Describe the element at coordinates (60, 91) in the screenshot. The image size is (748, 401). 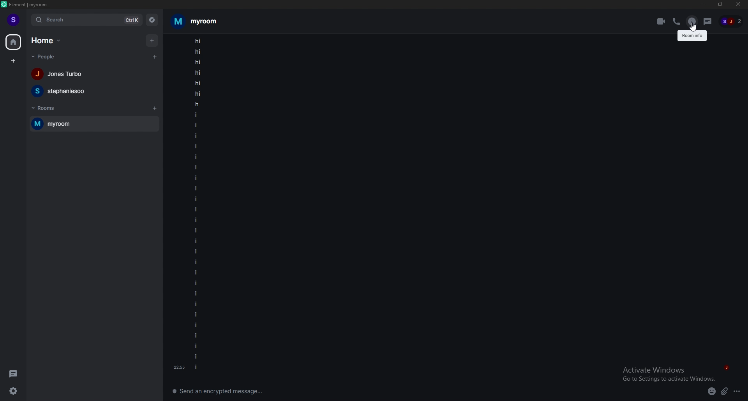
I see `people` at that location.